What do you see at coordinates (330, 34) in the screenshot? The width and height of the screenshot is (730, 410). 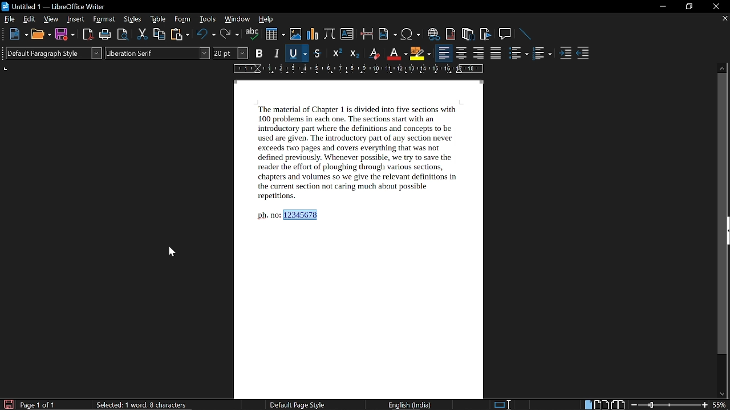 I see `insert formula` at bounding box center [330, 34].